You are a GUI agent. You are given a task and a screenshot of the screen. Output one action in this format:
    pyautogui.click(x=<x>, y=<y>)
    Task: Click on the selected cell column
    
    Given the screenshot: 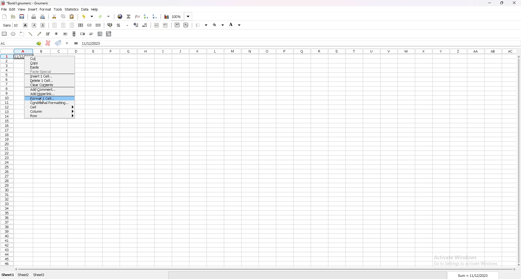 What is the action you would take?
    pyautogui.click(x=265, y=51)
    